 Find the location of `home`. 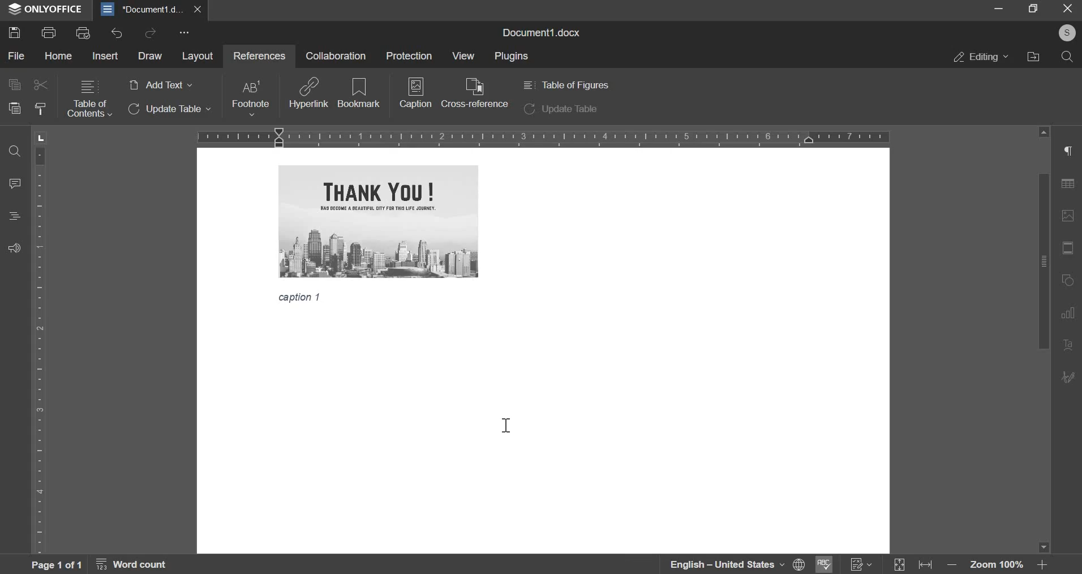

home is located at coordinates (59, 56).